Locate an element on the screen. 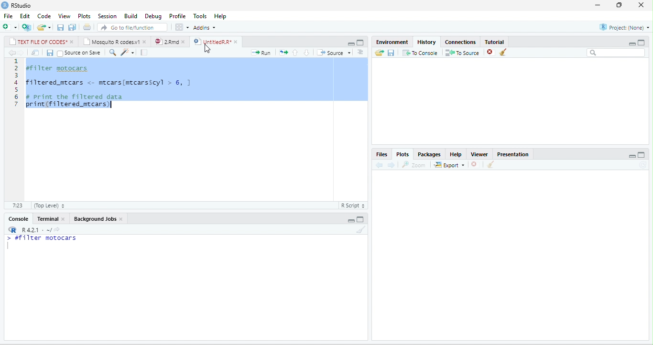 Image resolution: width=653 pixels, height=345 pixels. save is located at coordinates (60, 28).